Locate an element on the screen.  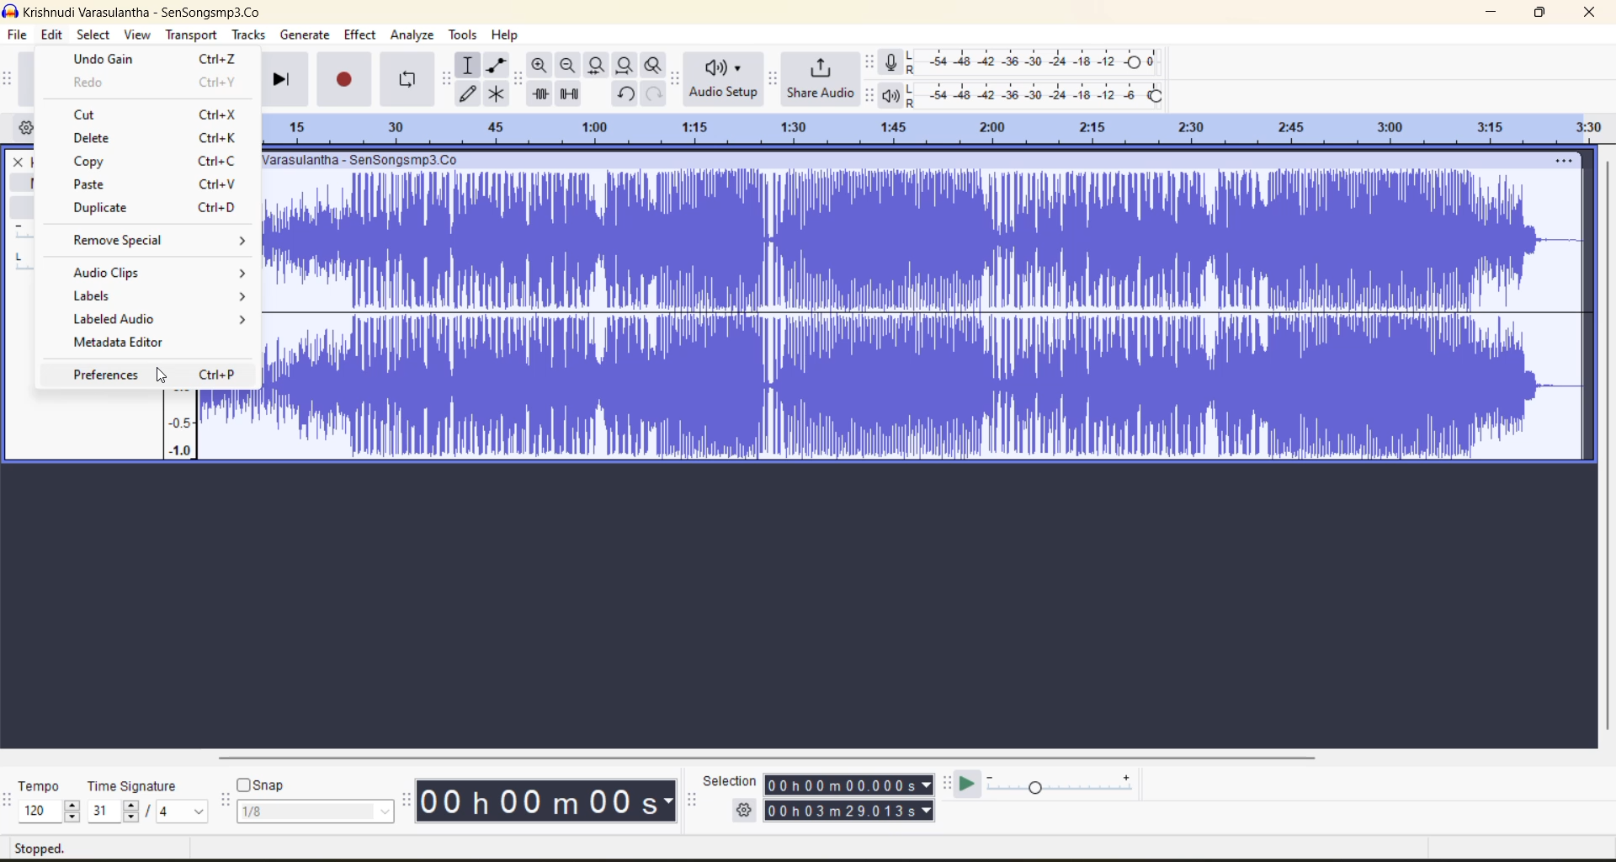
edit is located at coordinates (55, 37).